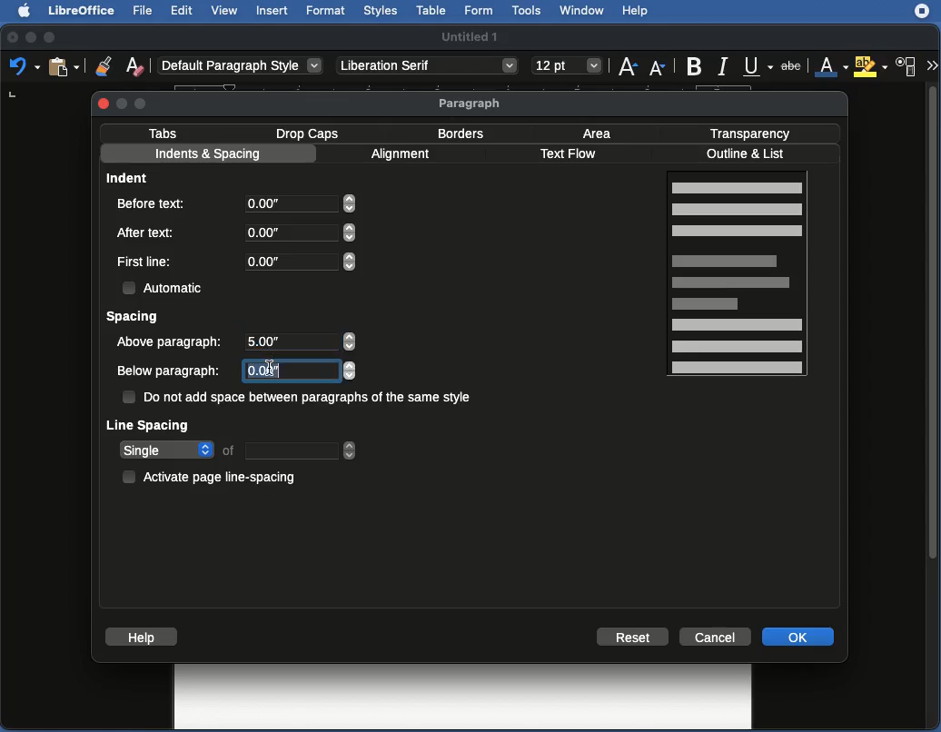  What do you see at coordinates (739, 276) in the screenshot?
I see `Page` at bounding box center [739, 276].